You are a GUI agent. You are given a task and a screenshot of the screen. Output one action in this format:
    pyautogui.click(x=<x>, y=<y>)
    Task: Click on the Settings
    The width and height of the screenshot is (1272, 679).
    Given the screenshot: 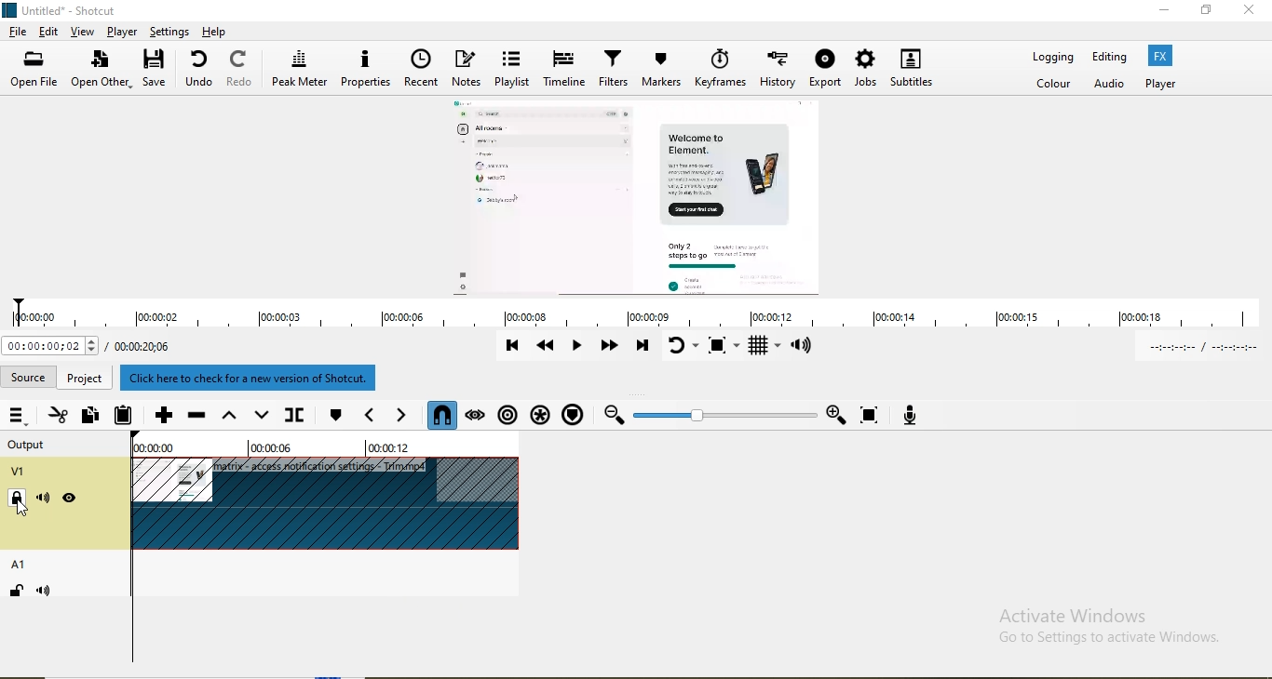 What is the action you would take?
    pyautogui.click(x=169, y=31)
    